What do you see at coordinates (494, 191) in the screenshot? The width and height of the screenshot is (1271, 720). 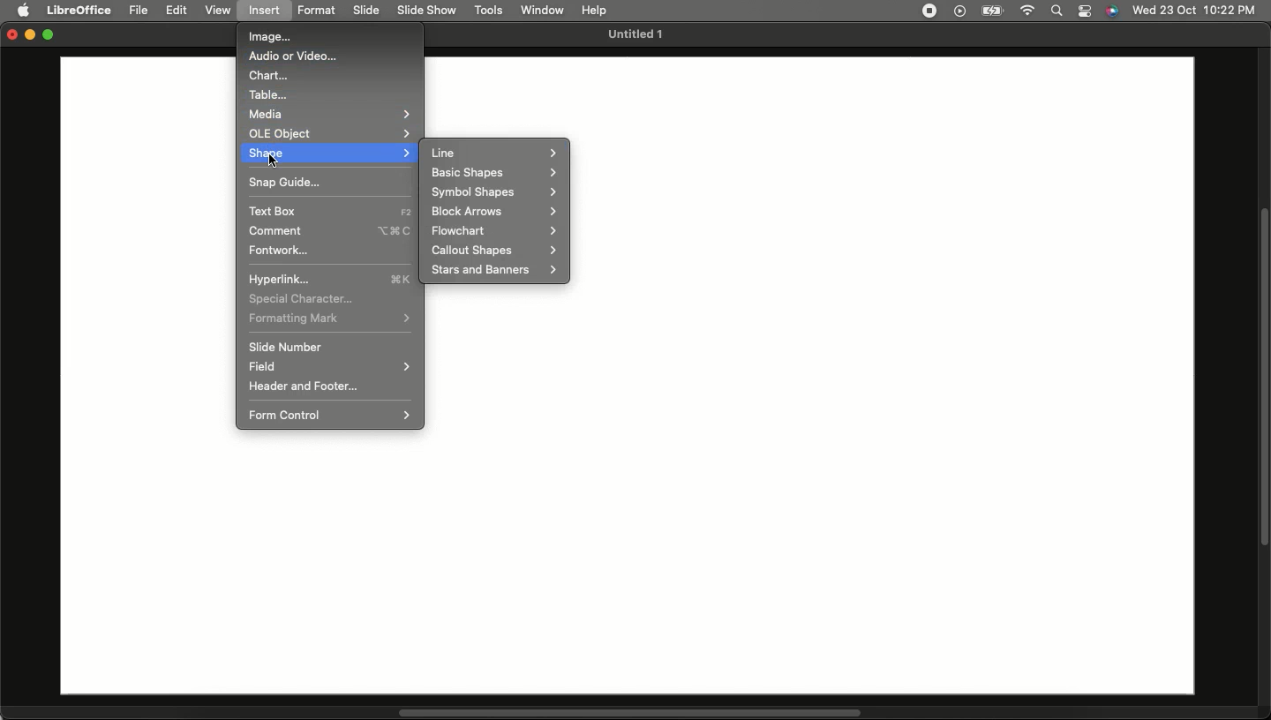 I see `Symbol shapes` at bounding box center [494, 191].